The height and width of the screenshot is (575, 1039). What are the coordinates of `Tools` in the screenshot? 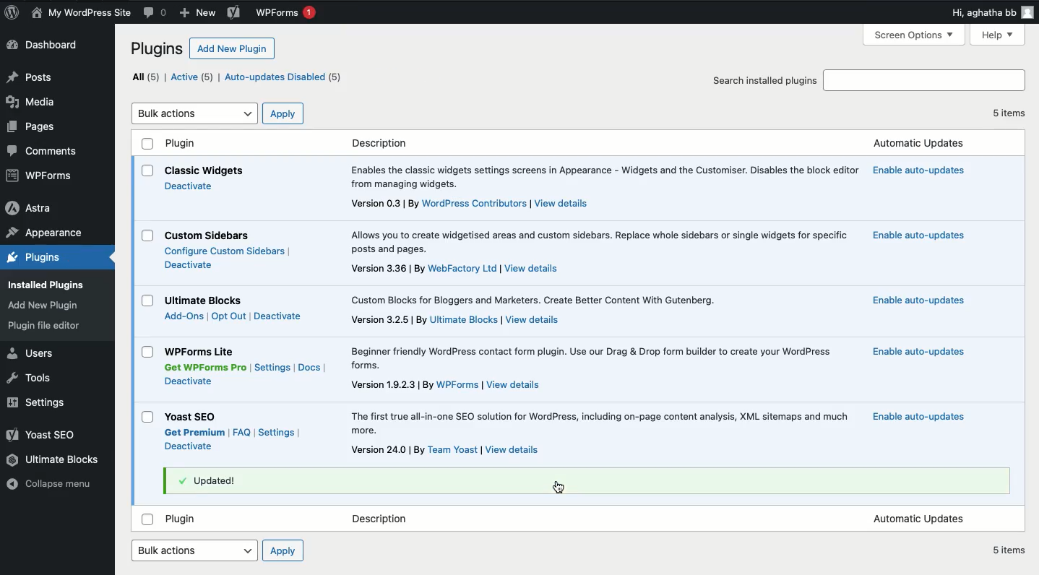 It's located at (35, 379).